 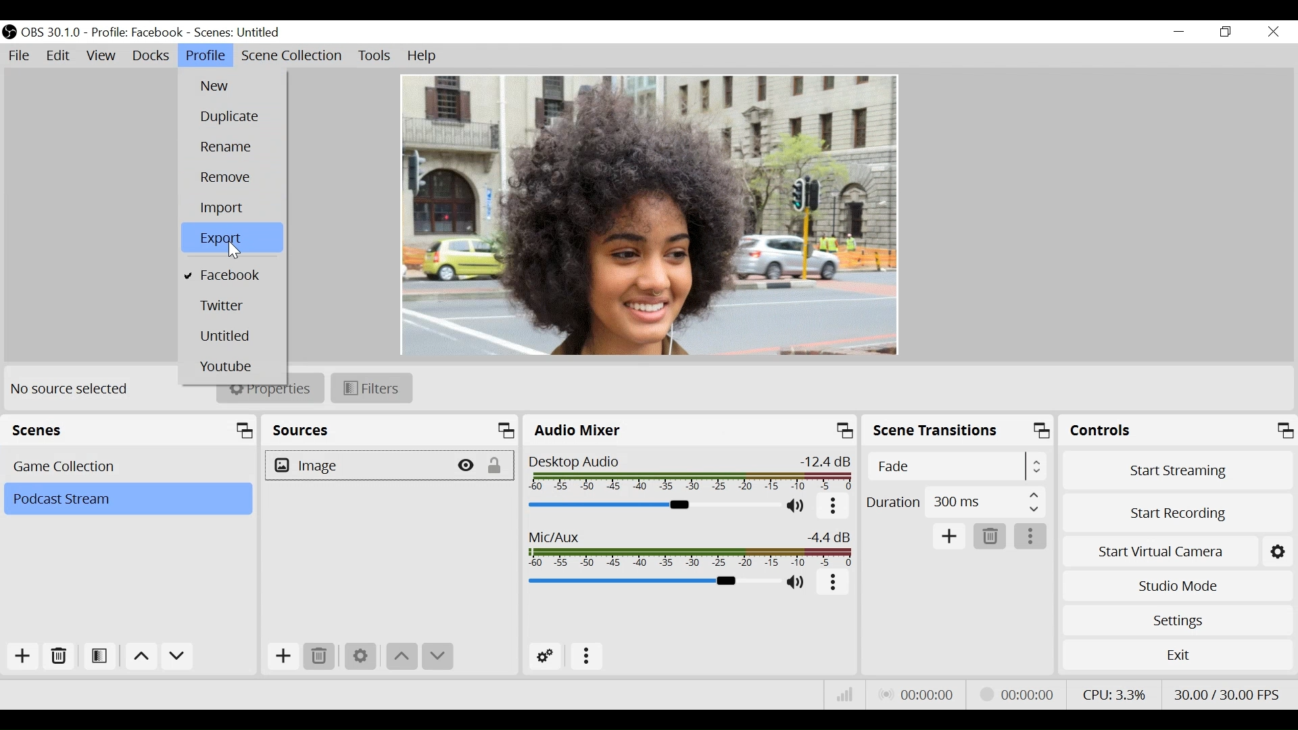 What do you see at coordinates (141, 656) in the screenshot?
I see `Move up` at bounding box center [141, 656].